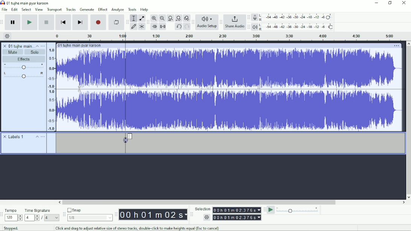  Describe the element at coordinates (118, 10) in the screenshot. I see `Analyze` at that location.